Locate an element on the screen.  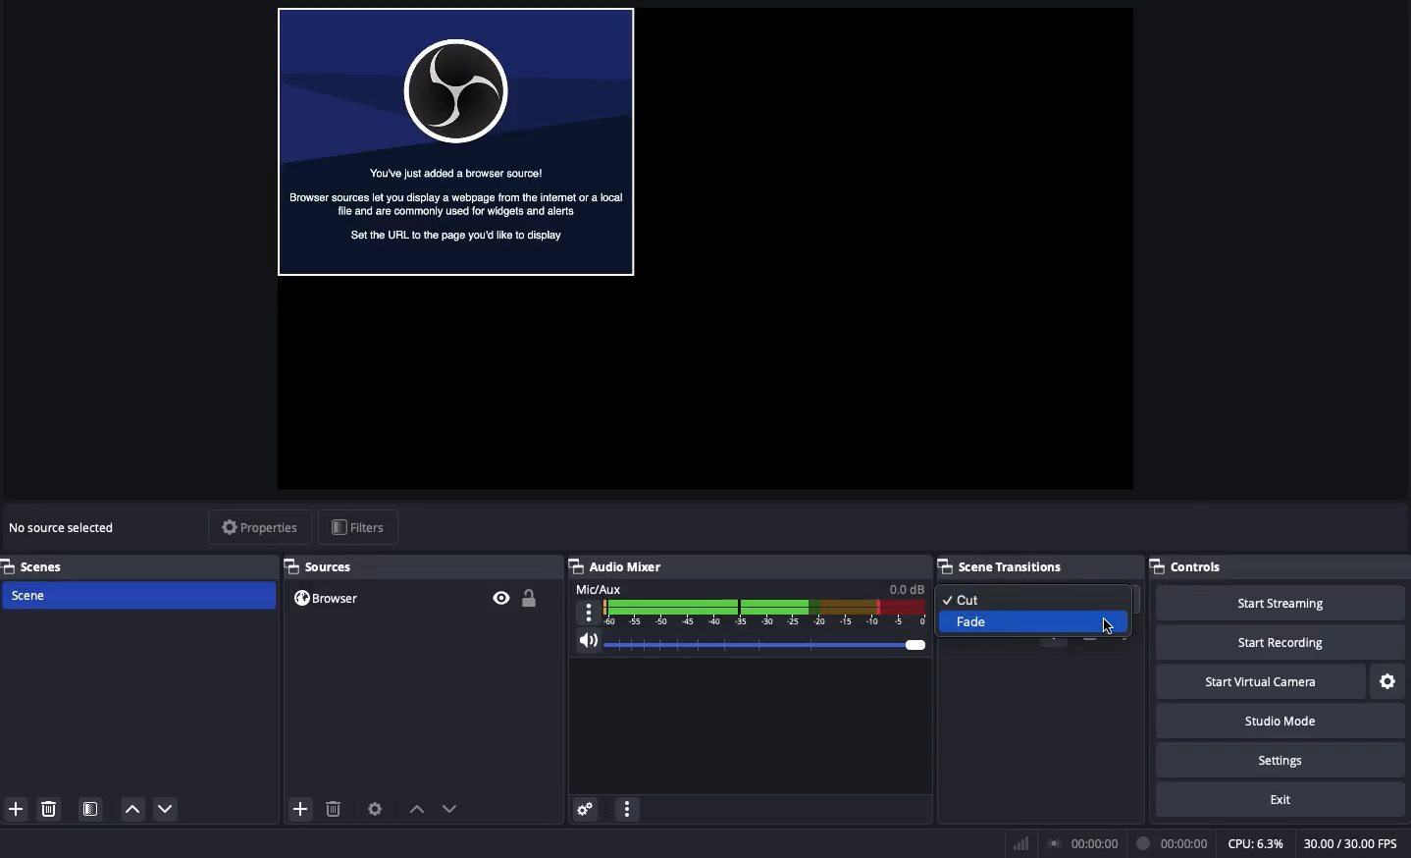
Sources is located at coordinates (320, 566).